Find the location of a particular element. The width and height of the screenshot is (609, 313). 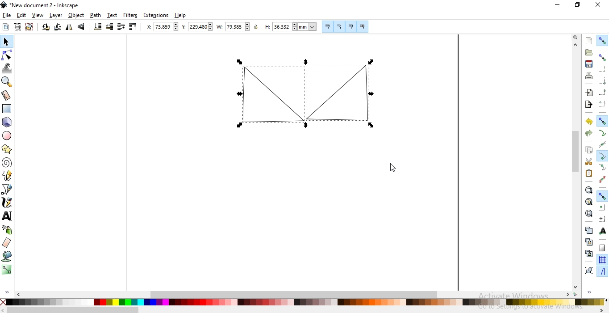

measurement tool is located at coordinates (7, 95).